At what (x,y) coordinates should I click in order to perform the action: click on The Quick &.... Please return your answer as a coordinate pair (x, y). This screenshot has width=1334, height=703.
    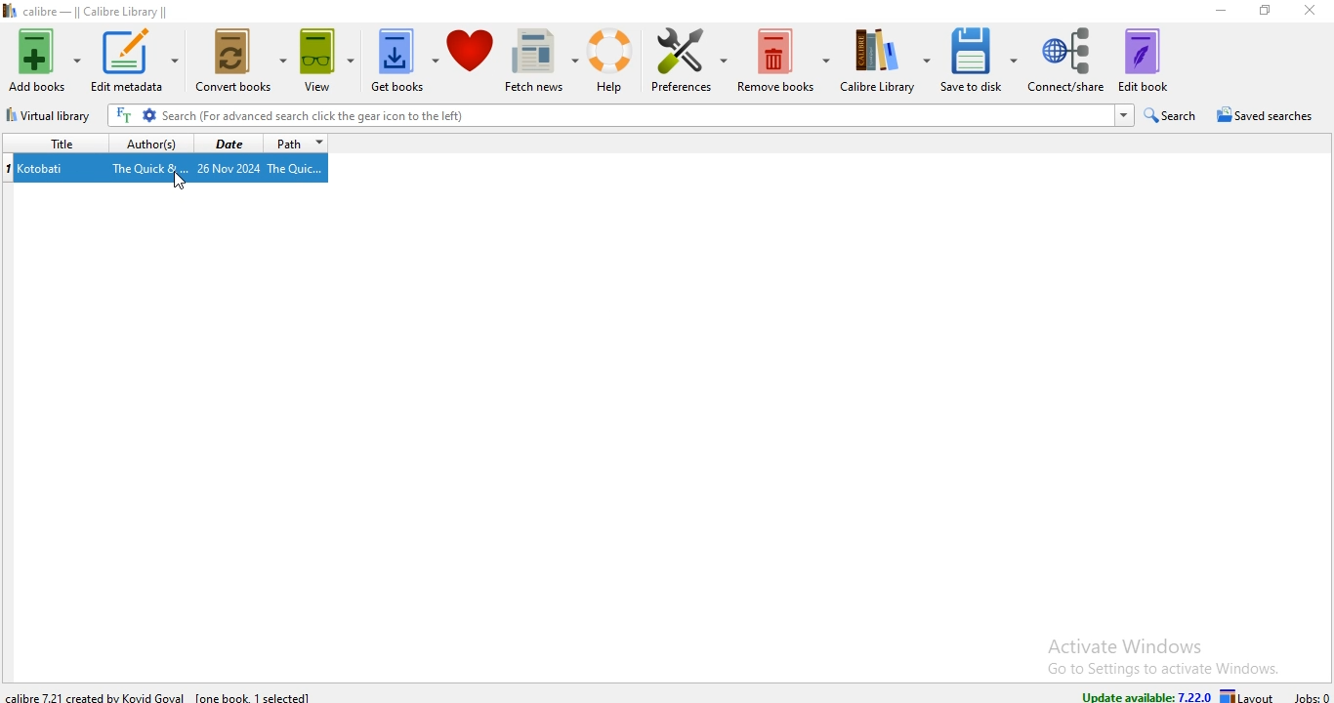
    Looking at the image, I should click on (148, 169).